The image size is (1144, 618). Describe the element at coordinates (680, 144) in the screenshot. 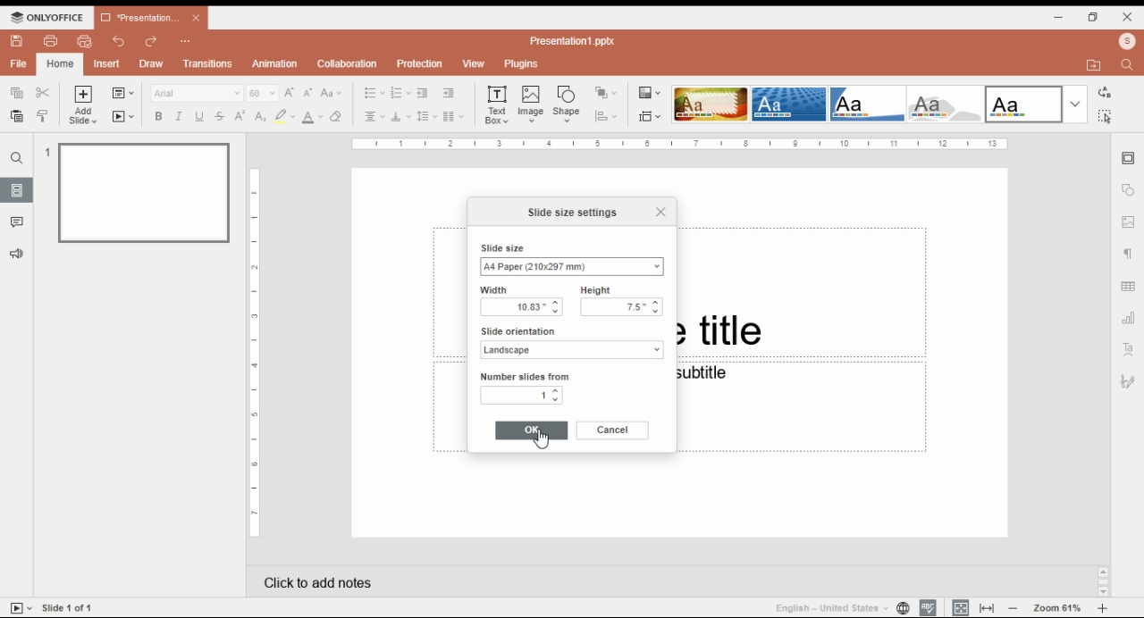

I see `Page Scale` at that location.